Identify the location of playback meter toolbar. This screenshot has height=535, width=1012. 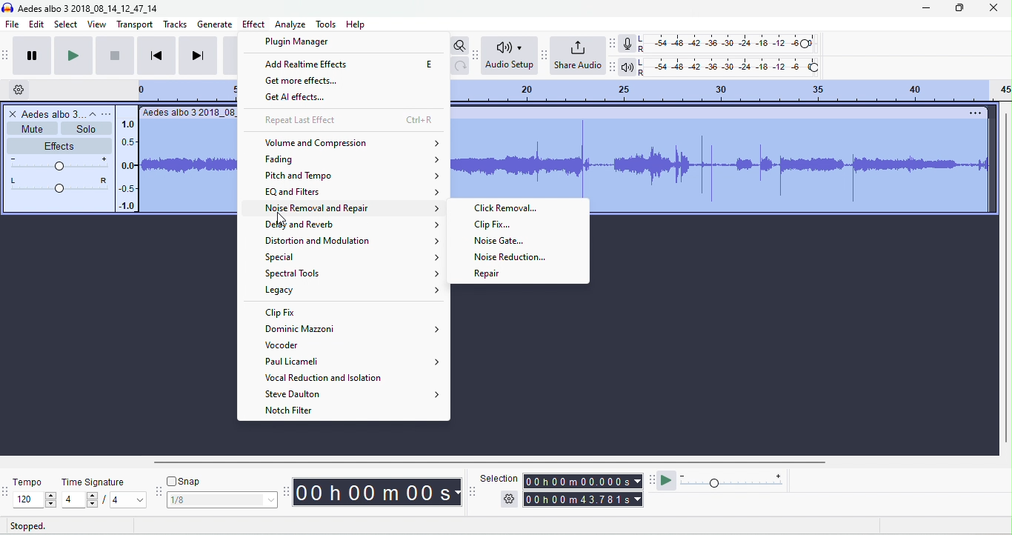
(615, 67).